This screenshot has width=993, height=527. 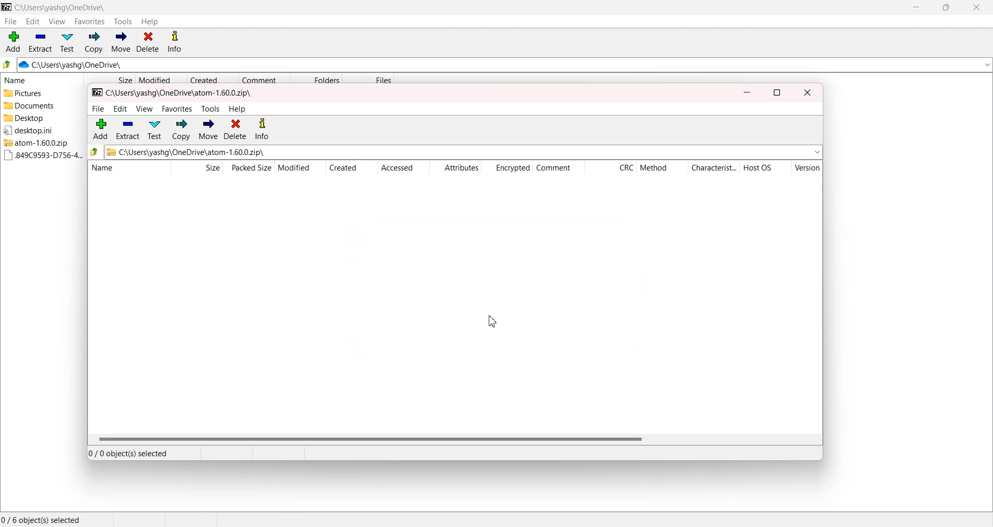 What do you see at coordinates (39, 118) in the screenshot?
I see `Desktop File` at bounding box center [39, 118].